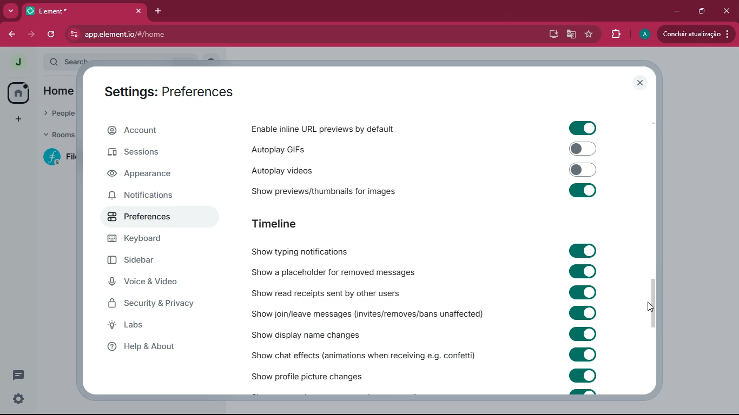 The height and width of the screenshot is (415, 739). What do you see at coordinates (58, 157) in the screenshot?
I see `filecoin lotus implementation` at bounding box center [58, 157].